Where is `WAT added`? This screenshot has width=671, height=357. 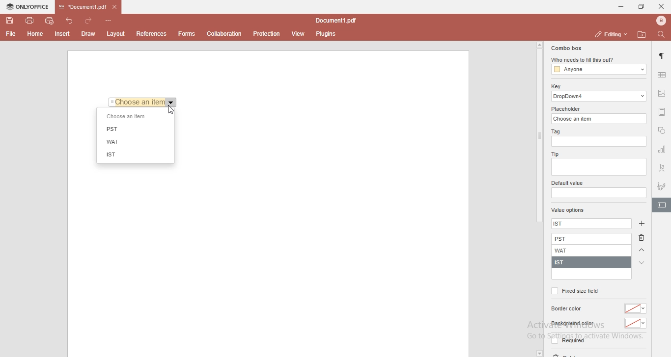
WAT added is located at coordinates (592, 251).